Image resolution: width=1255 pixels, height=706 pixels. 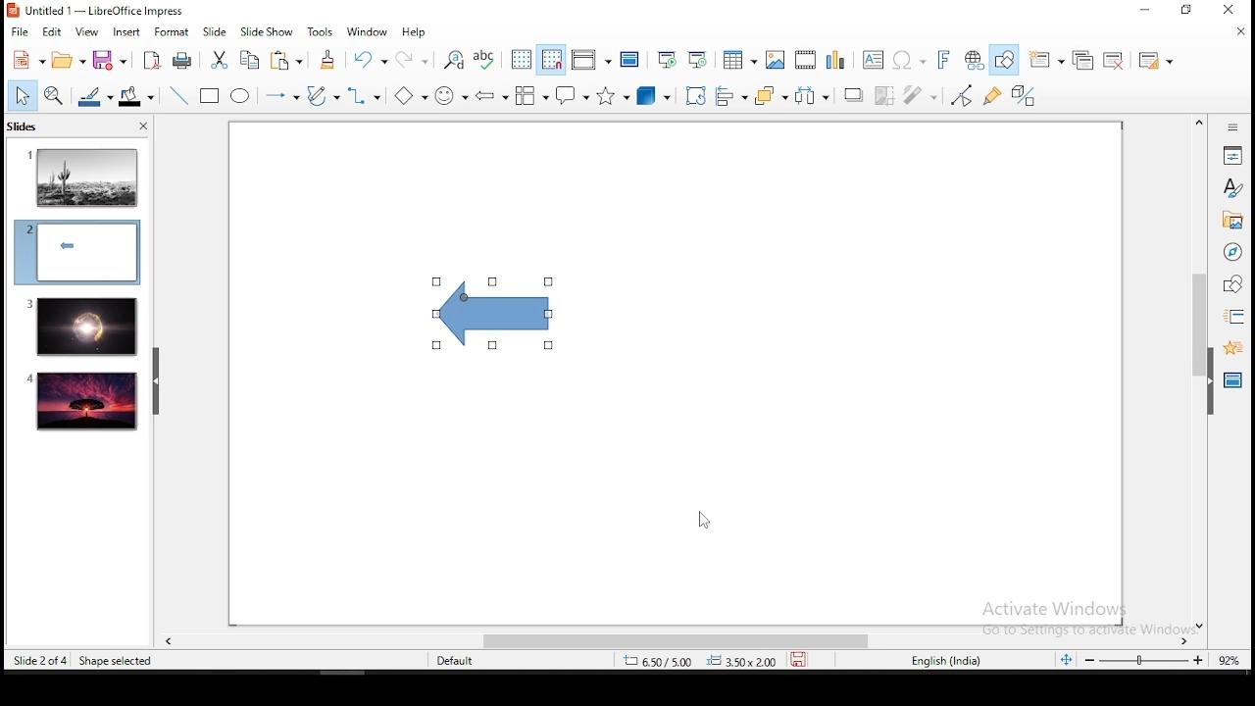 I want to click on curves and polygons, so click(x=322, y=96).